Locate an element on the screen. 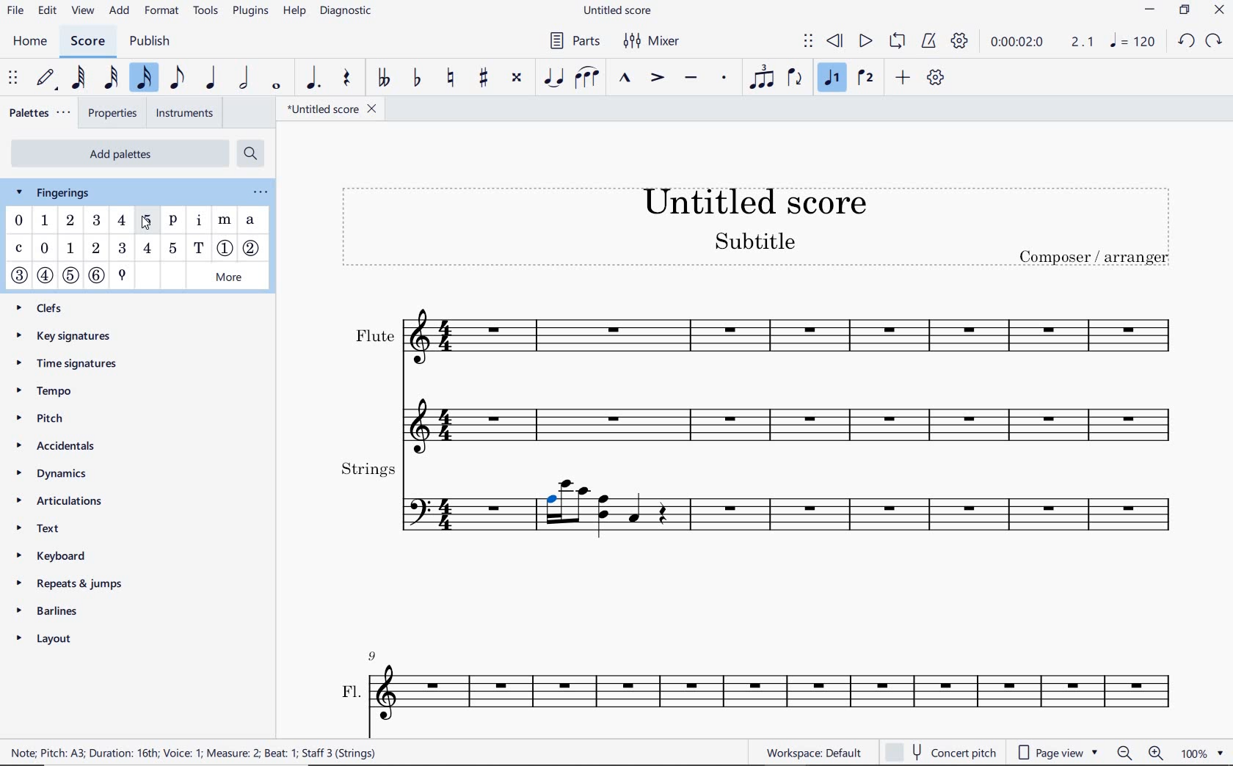  dynamics is located at coordinates (62, 474).